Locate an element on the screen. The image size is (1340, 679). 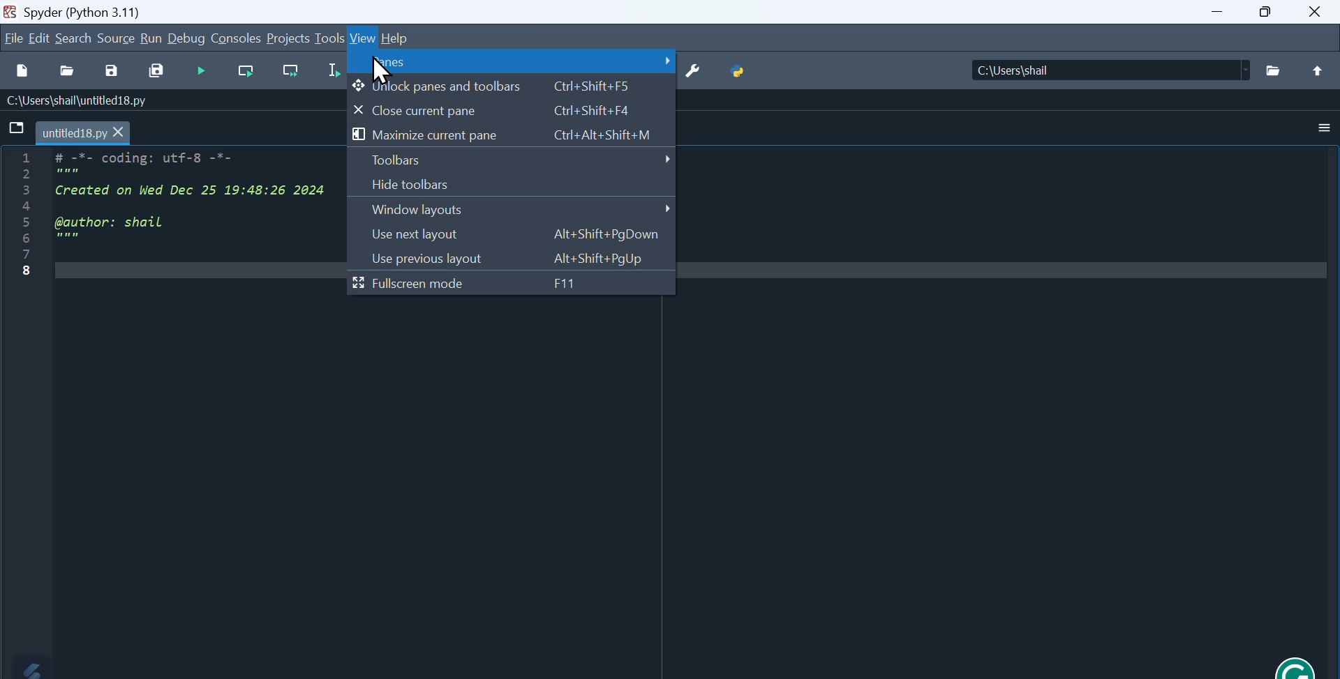
cursor is located at coordinates (380, 71).